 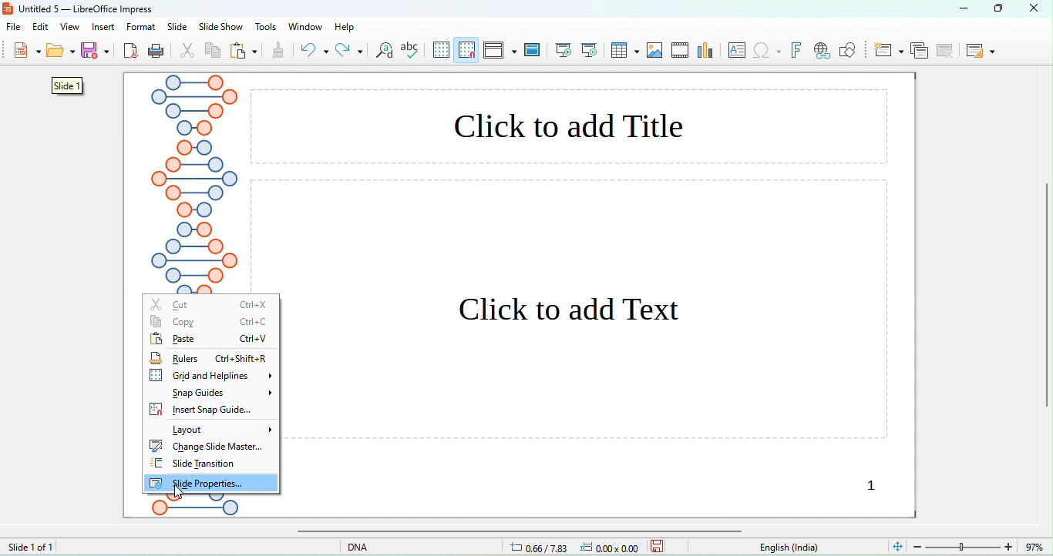 I want to click on English , so click(x=798, y=548).